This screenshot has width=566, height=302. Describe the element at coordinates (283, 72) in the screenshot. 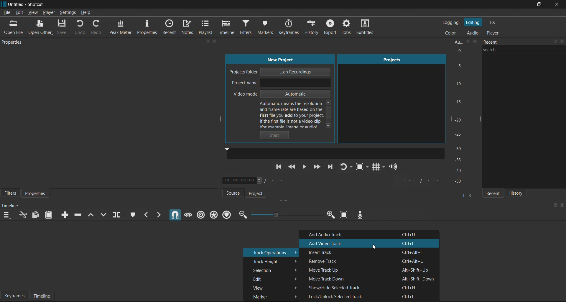

I see `Project folder` at that location.